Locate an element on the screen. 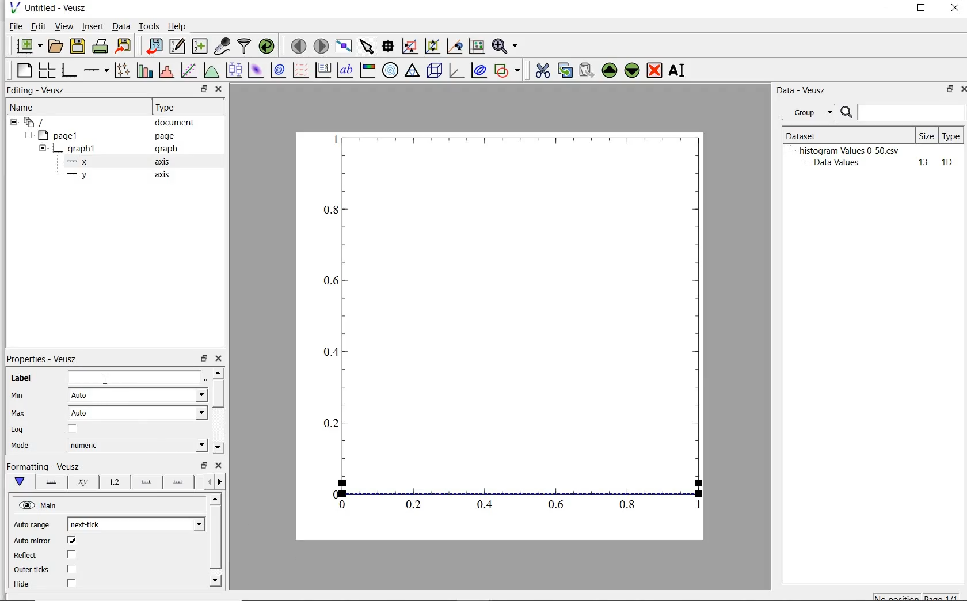 This screenshot has width=967, height=601. remove the selected widget is located at coordinates (654, 71).